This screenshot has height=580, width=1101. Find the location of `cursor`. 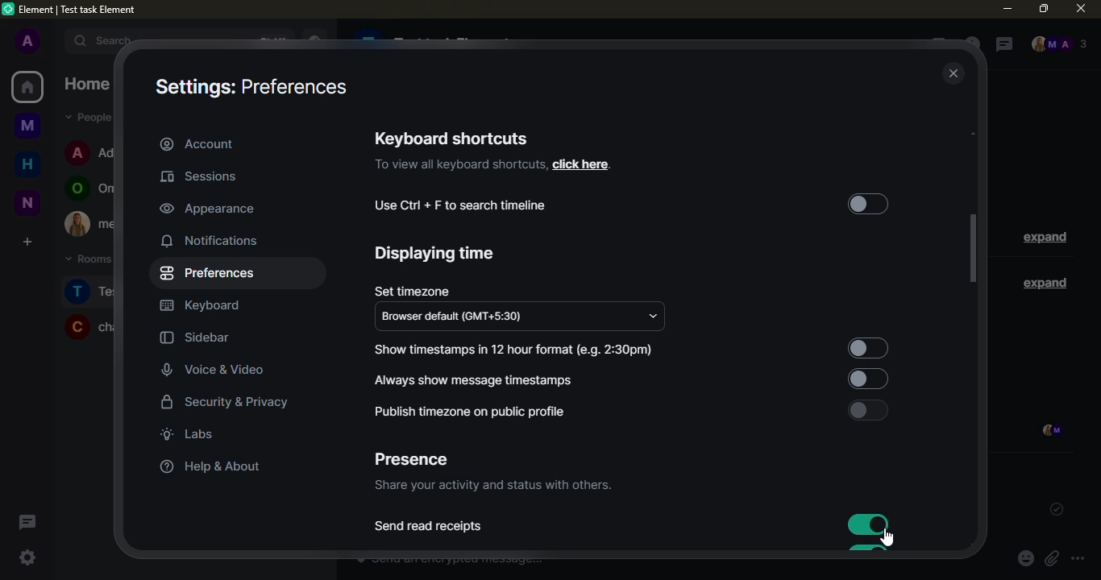

cursor is located at coordinates (889, 538).